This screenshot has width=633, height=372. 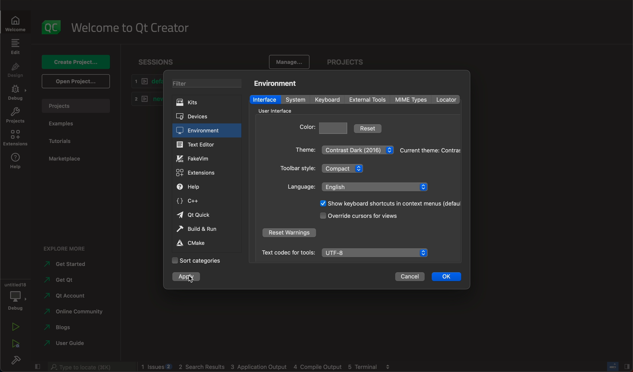 What do you see at coordinates (278, 110) in the screenshot?
I see `user interface` at bounding box center [278, 110].